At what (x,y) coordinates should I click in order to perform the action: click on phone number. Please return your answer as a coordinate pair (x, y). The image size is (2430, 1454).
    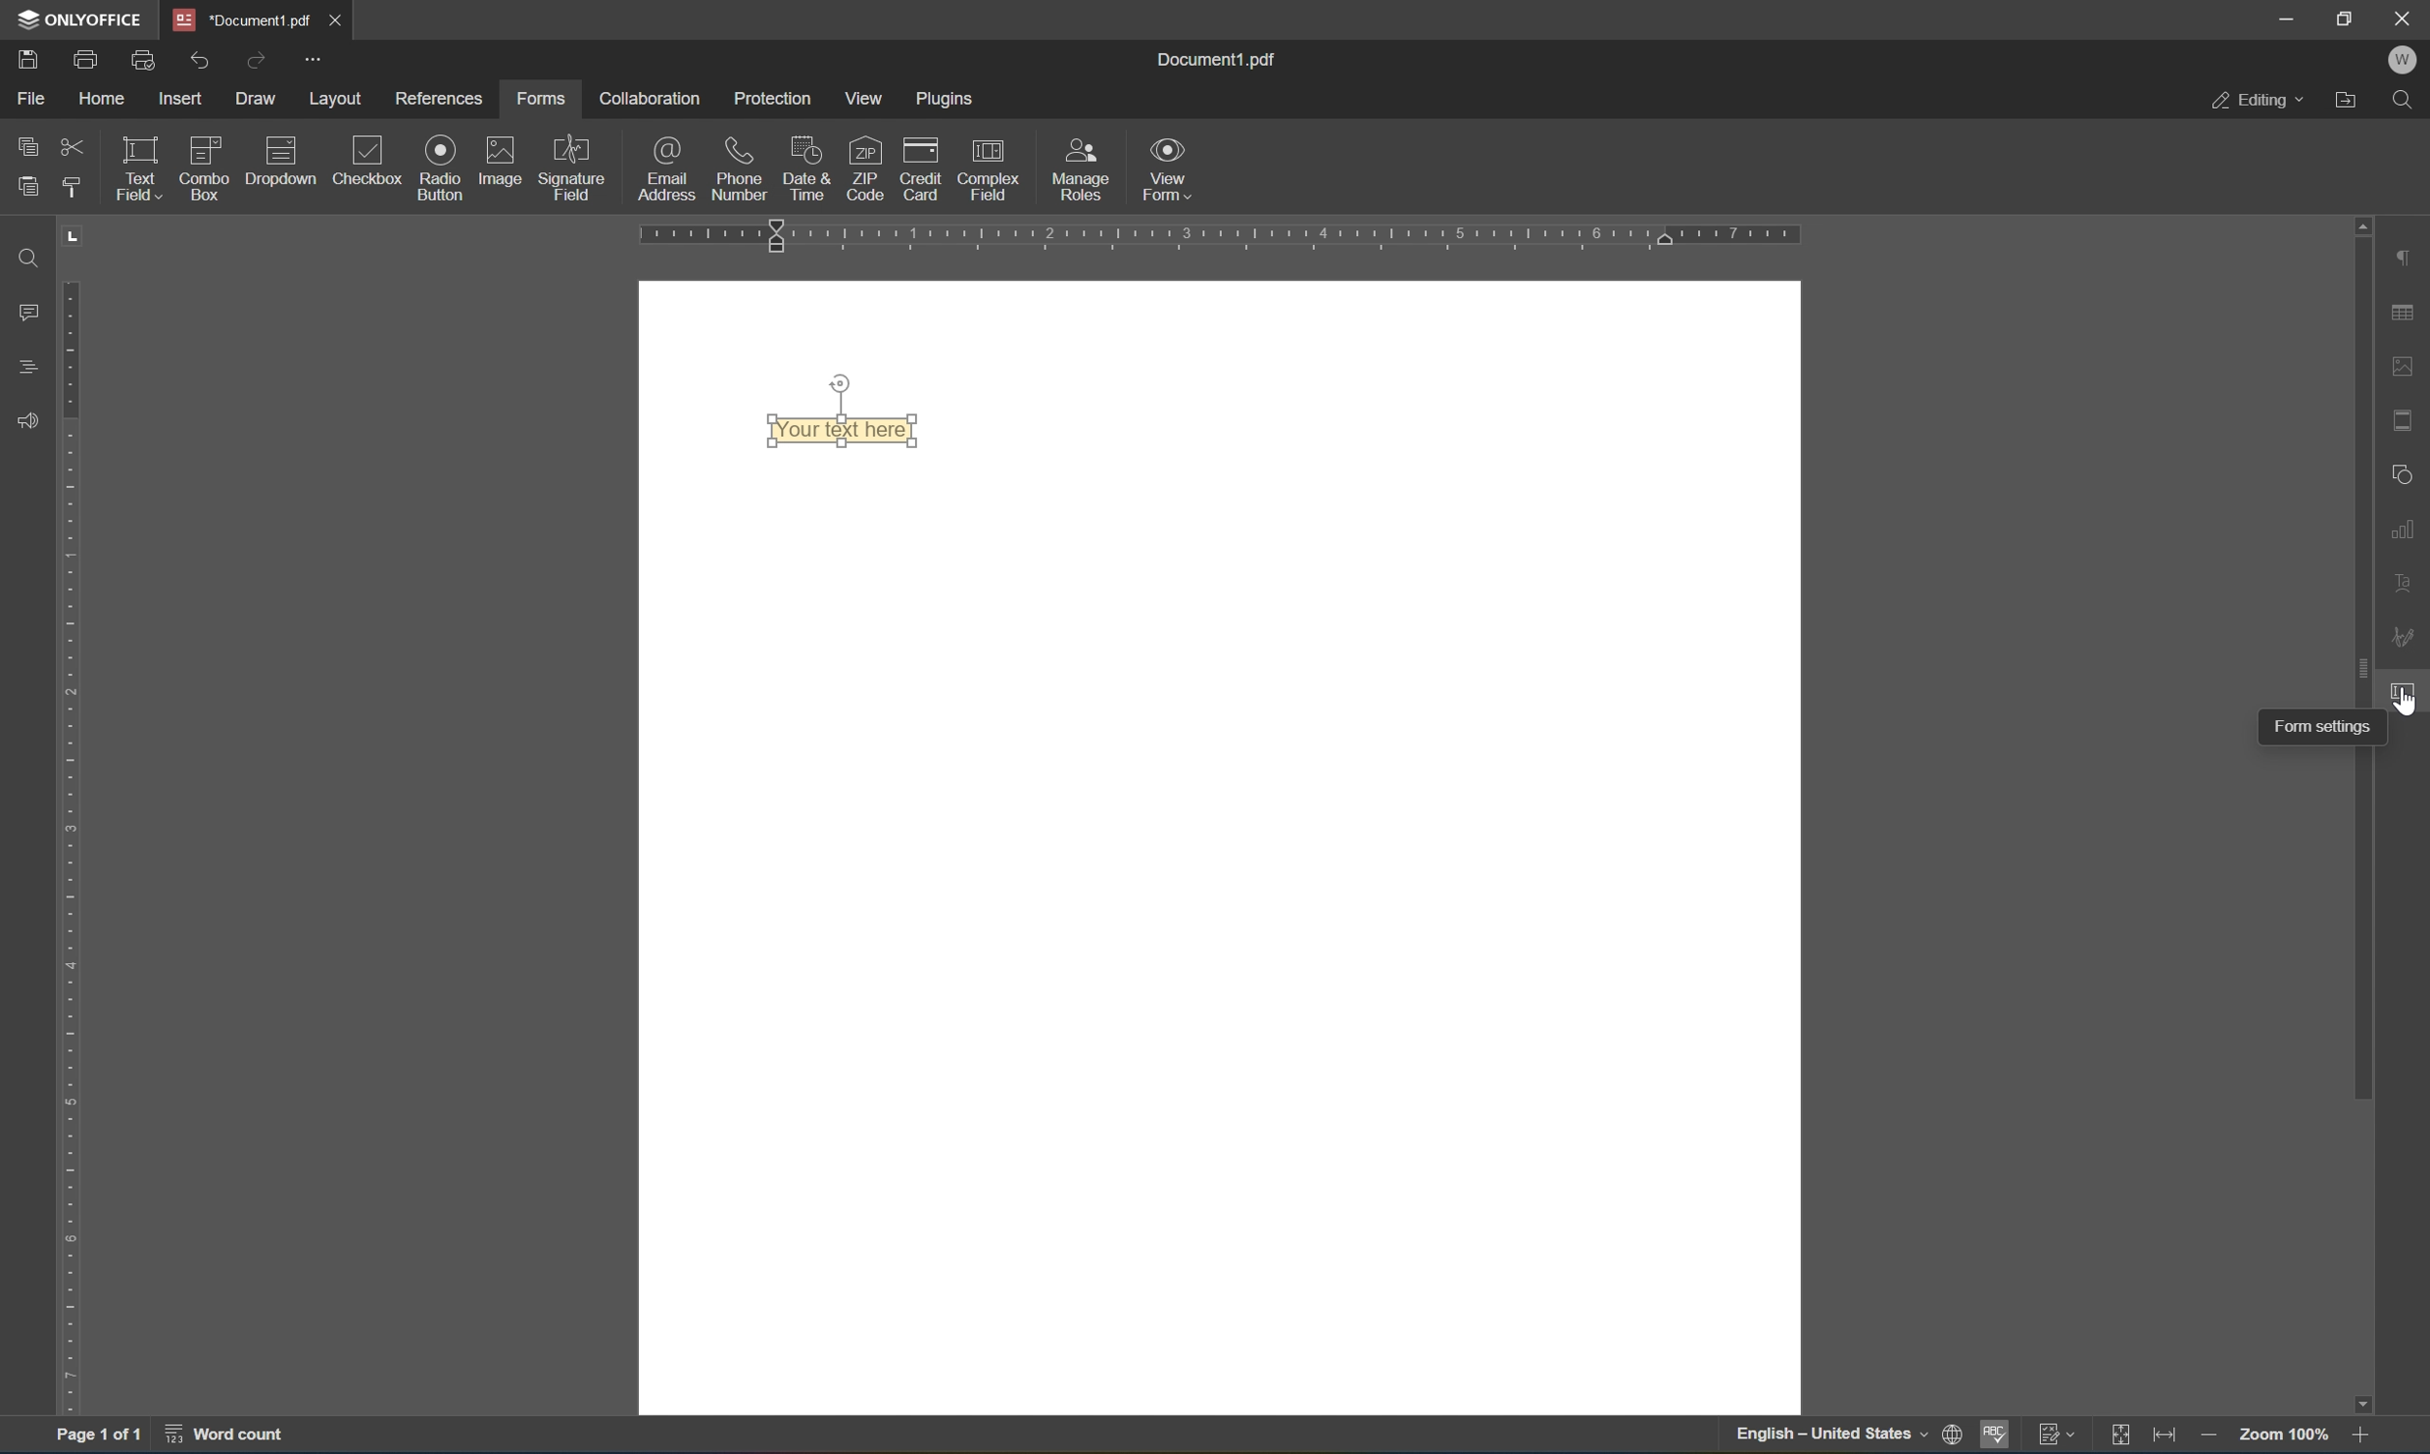
    Looking at the image, I should click on (740, 169).